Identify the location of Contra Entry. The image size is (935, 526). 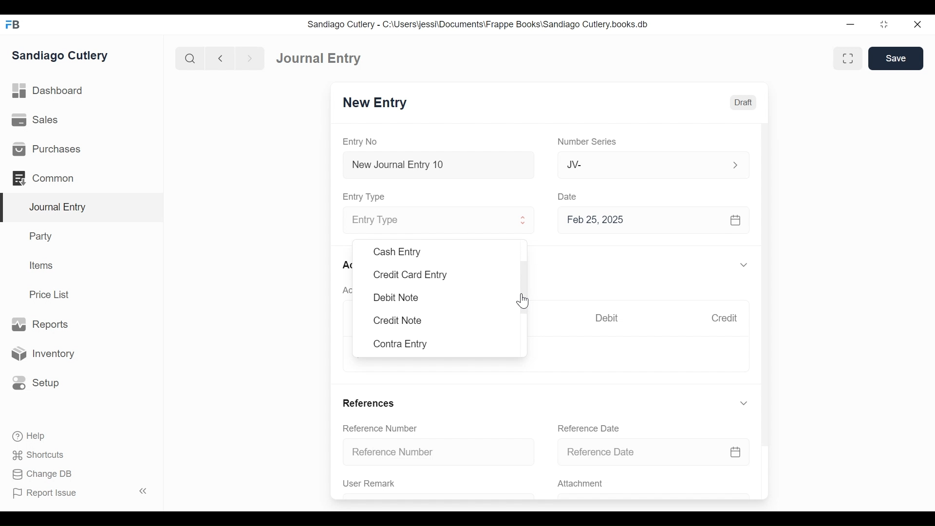
(402, 344).